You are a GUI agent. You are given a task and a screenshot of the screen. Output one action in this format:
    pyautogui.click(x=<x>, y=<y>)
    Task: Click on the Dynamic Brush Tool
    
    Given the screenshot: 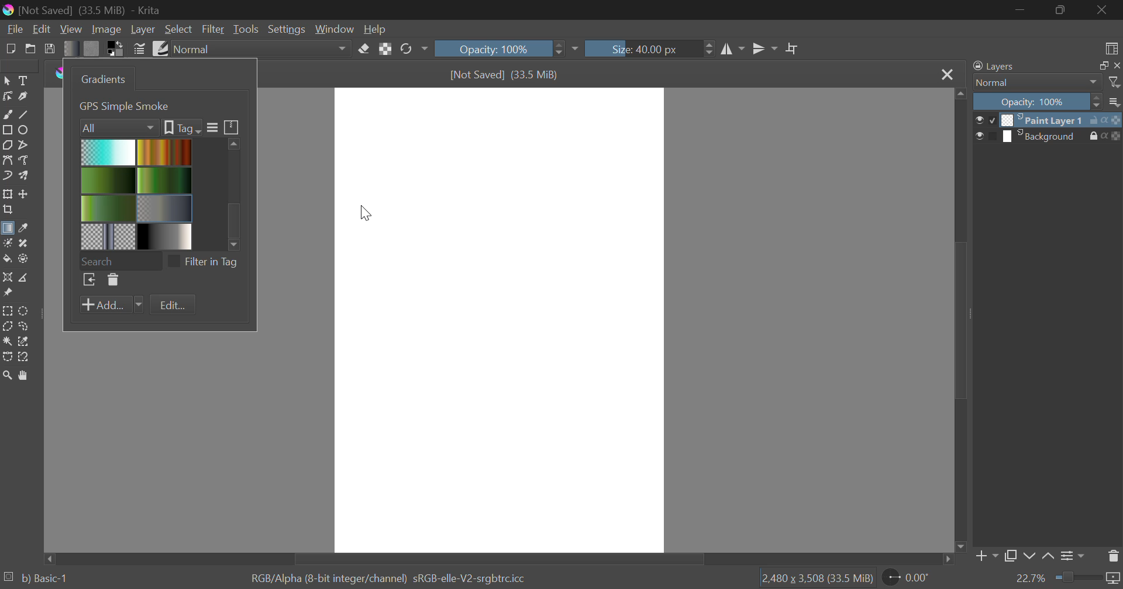 What is the action you would take?
    pyautogui.click(x=7, y=176)
    